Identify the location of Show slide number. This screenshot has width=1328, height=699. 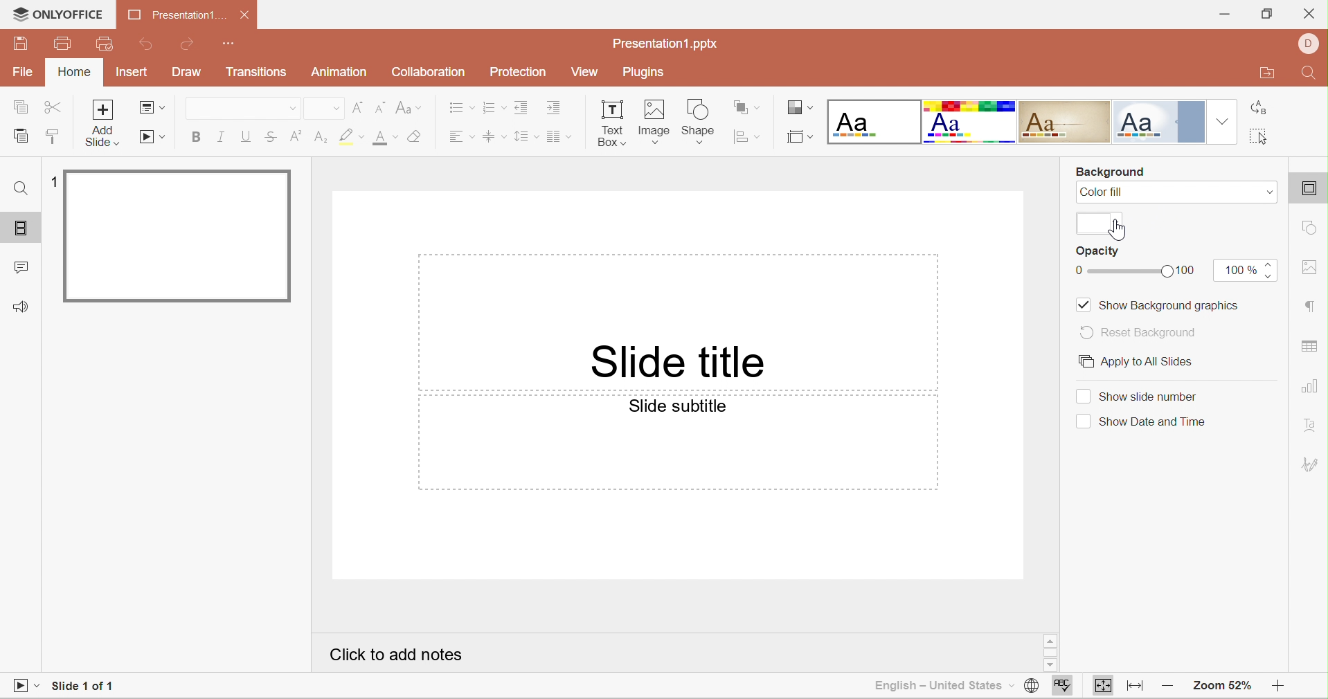
(1139, 395).